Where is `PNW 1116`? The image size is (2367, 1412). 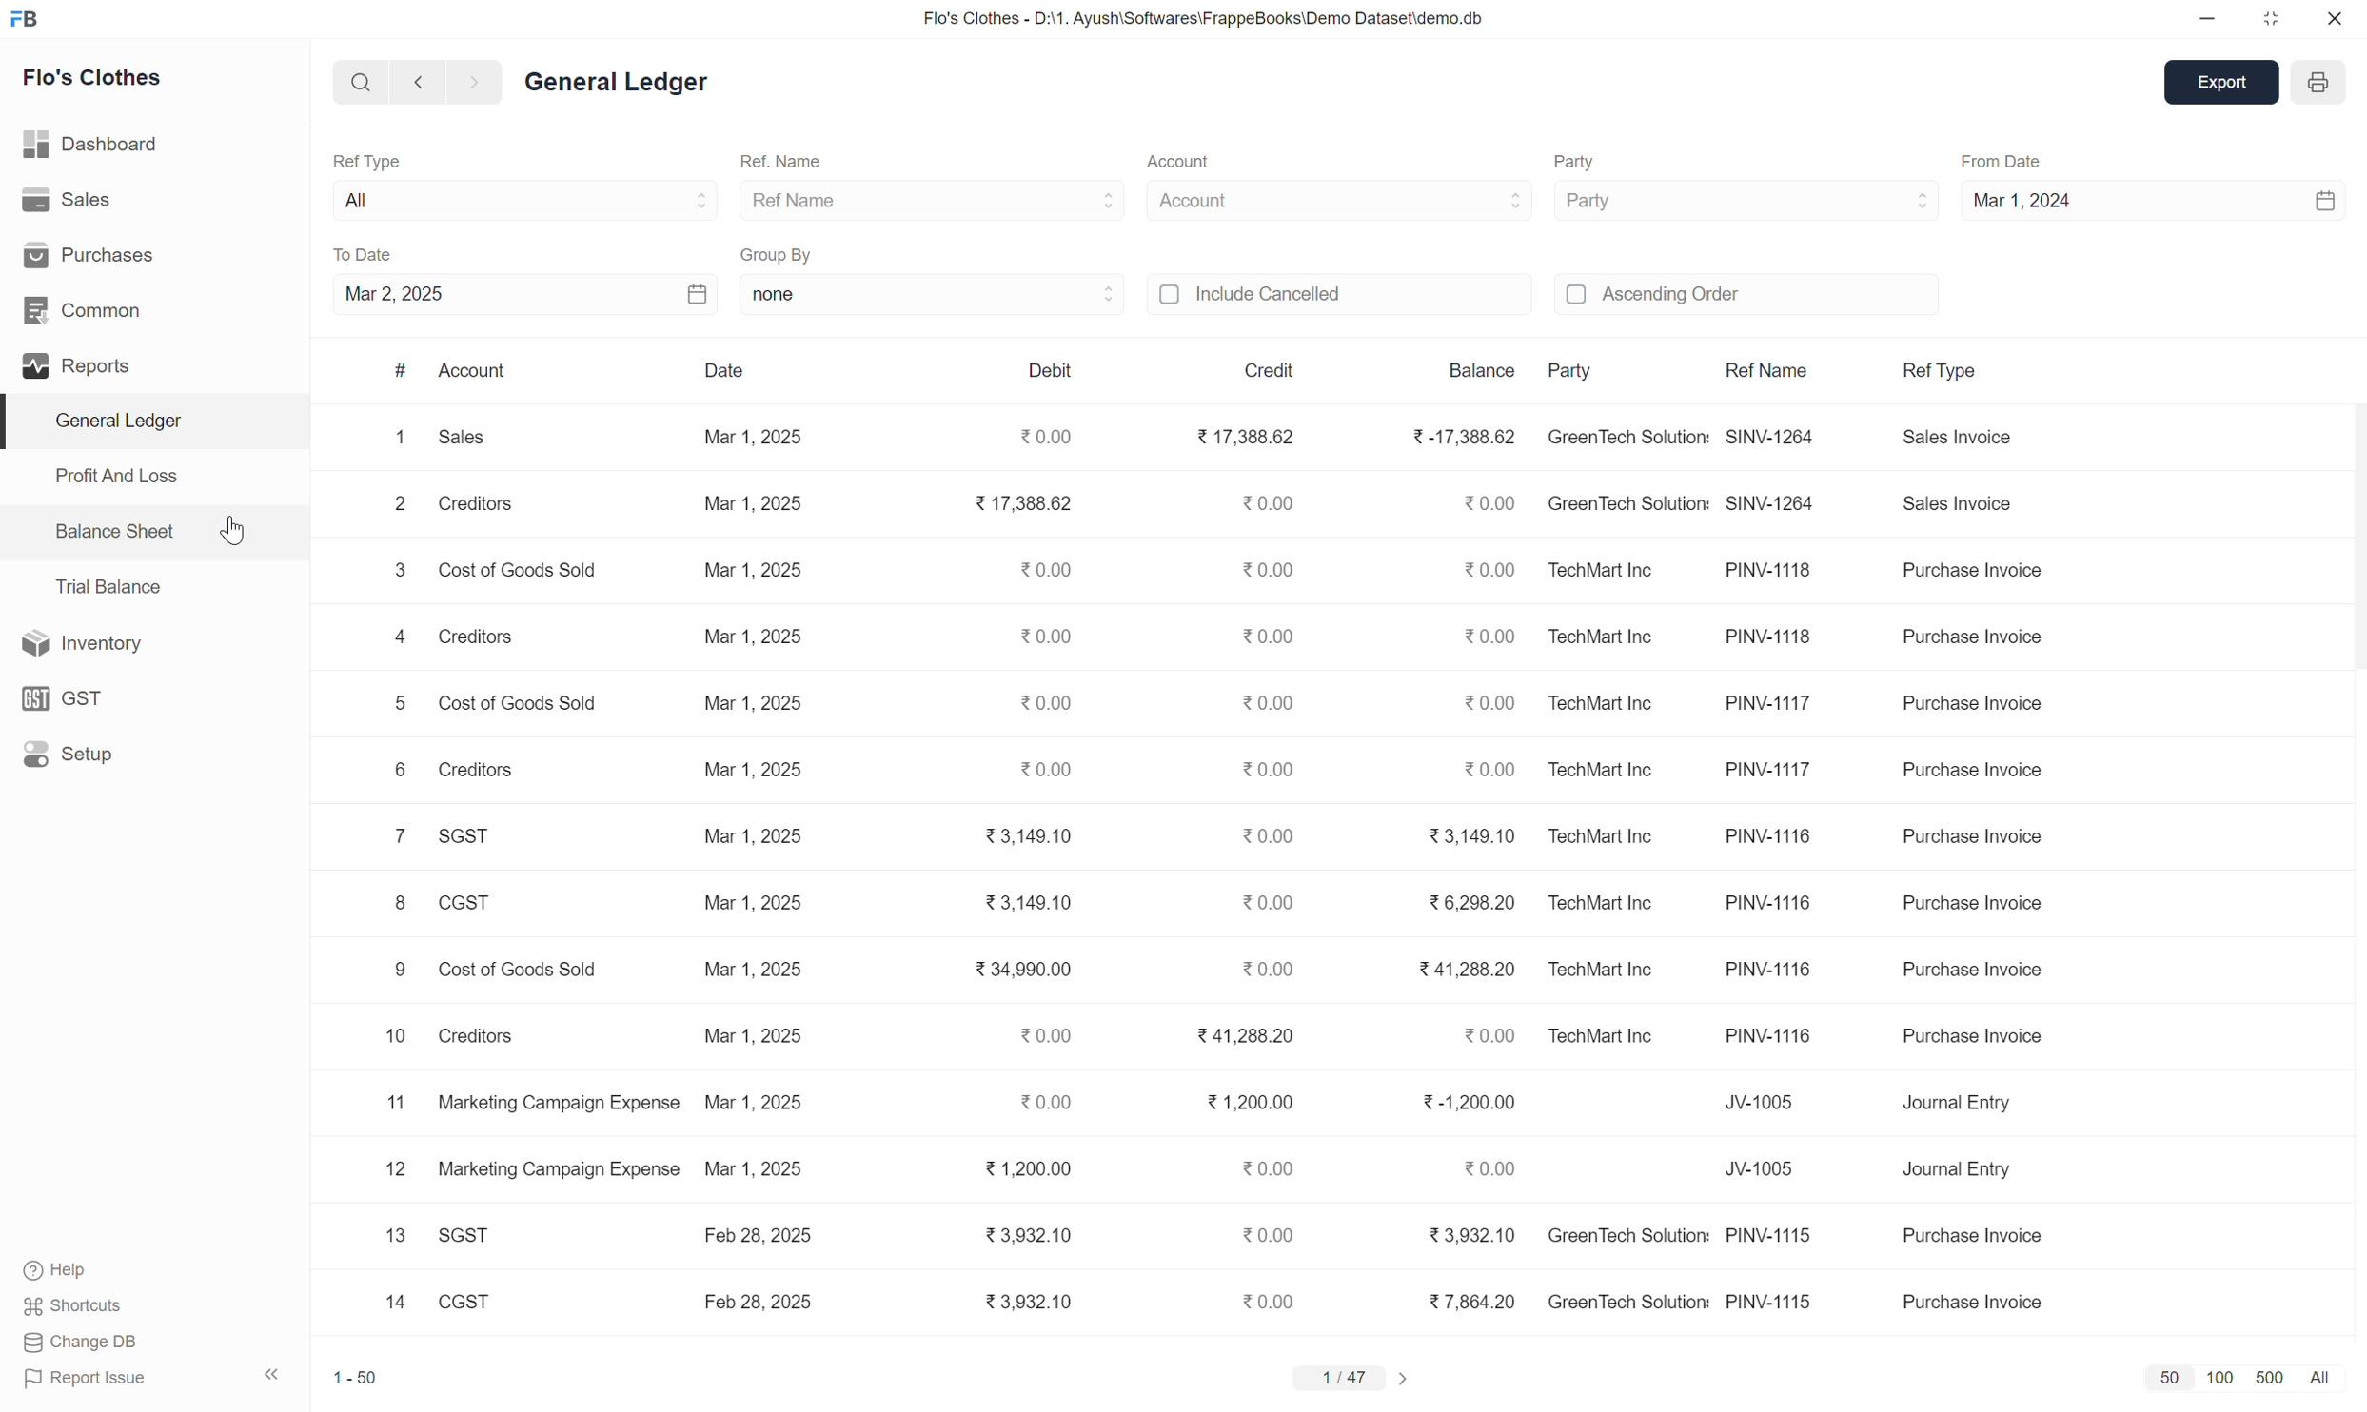
PNW 1116 is located at coordinates (1760, 1035).